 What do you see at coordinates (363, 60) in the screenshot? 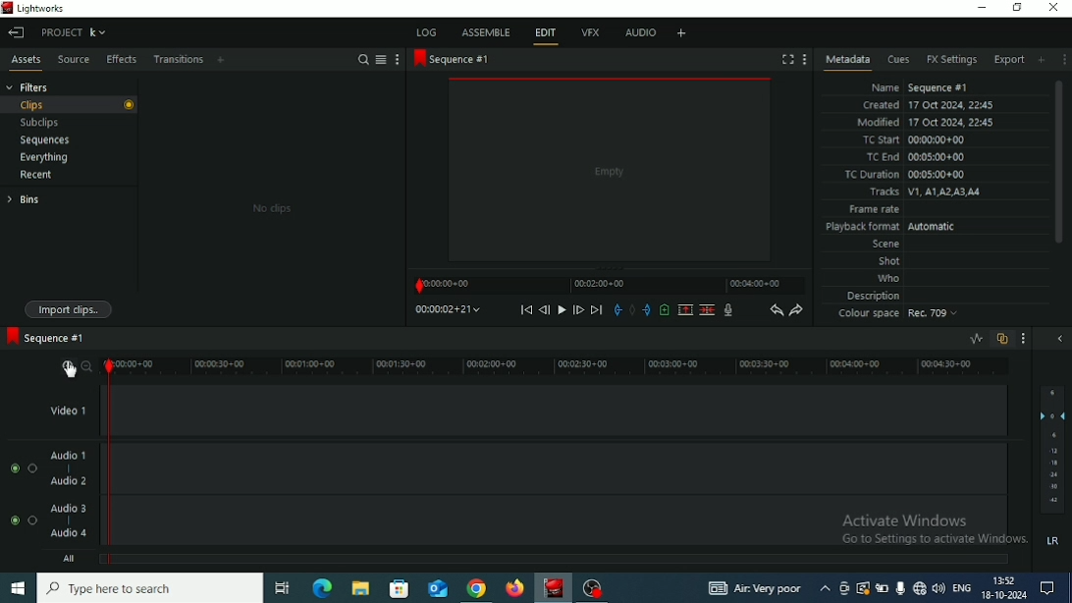
I see `Search for assets or bins` at bounding box center [363, 60].